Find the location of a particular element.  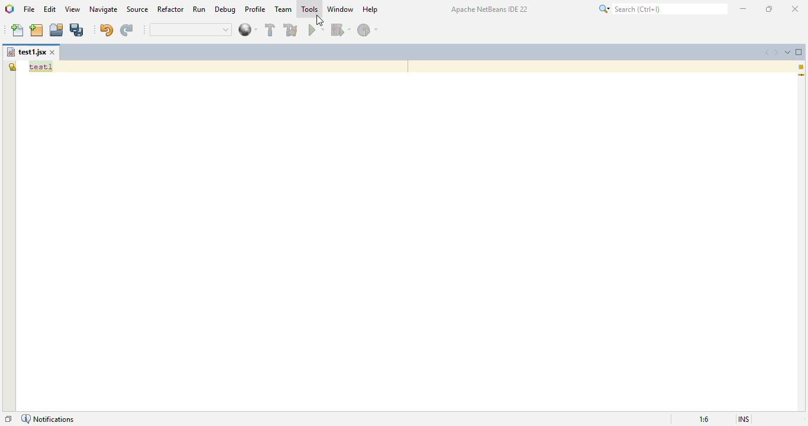

logo is located at coordinates (9, 8).